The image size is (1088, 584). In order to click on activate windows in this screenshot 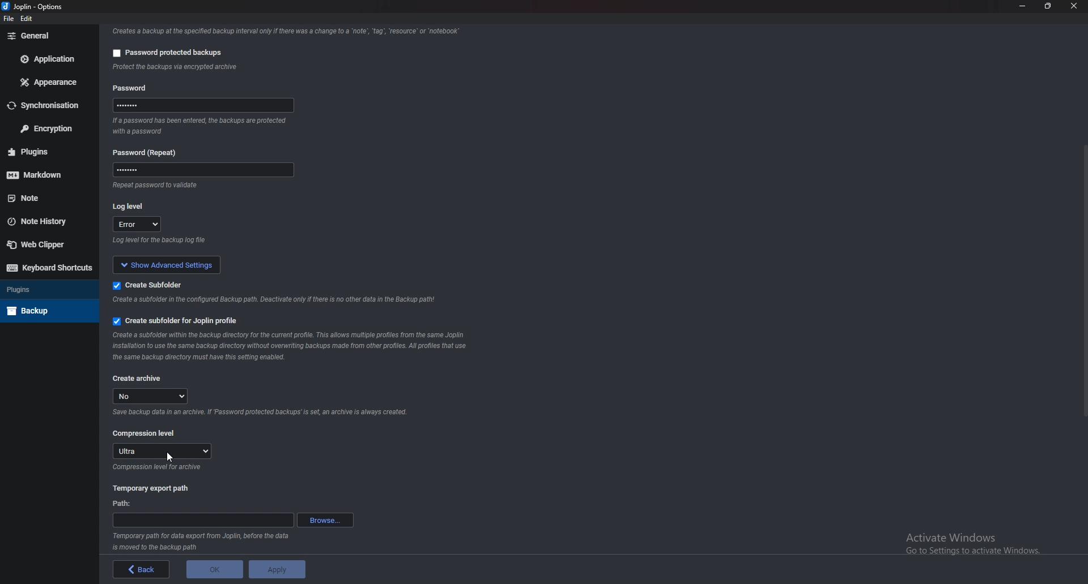, I will do `click(981, 541)`.